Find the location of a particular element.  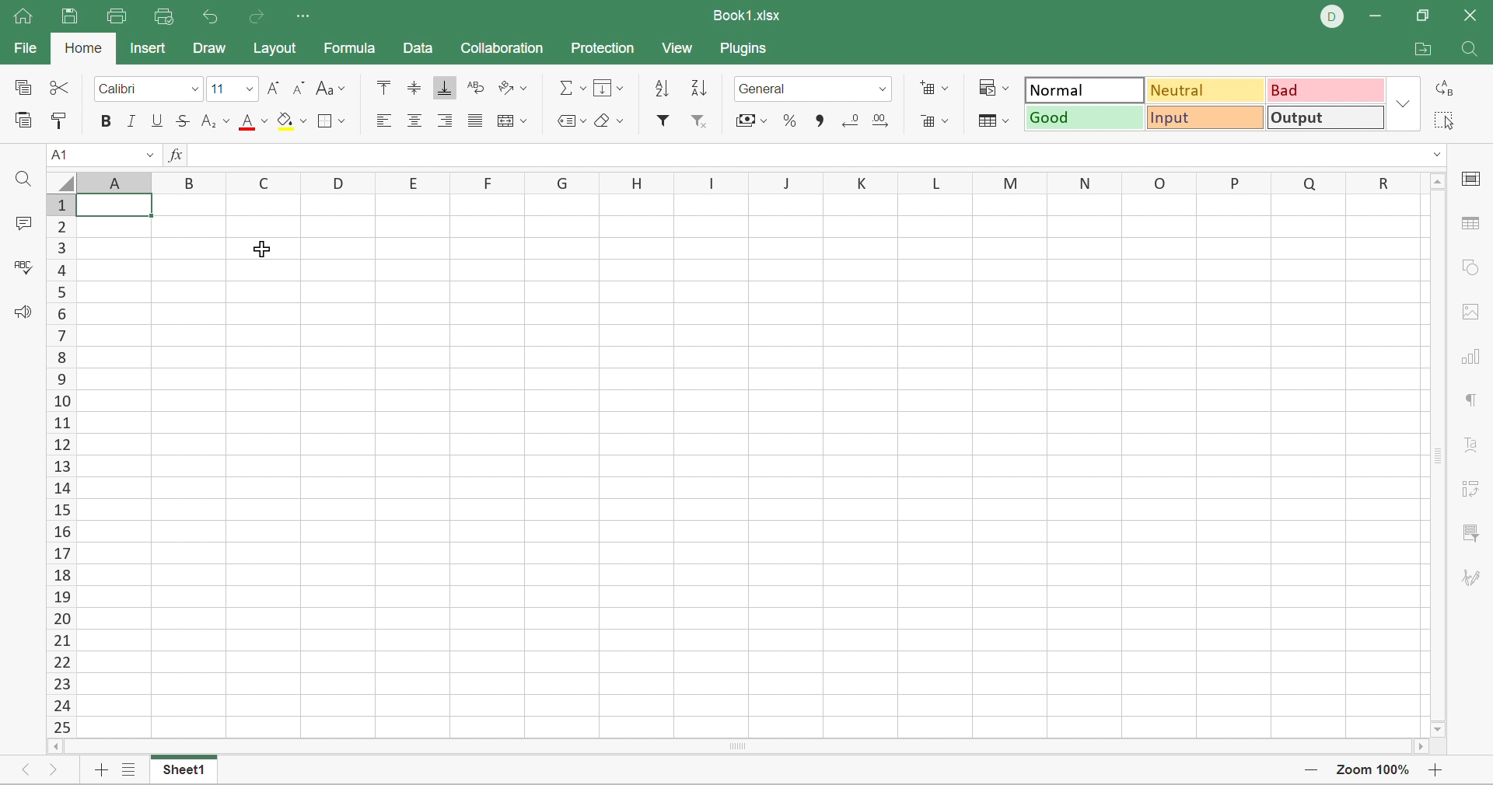

Close is located at coordinates (1471, 15).